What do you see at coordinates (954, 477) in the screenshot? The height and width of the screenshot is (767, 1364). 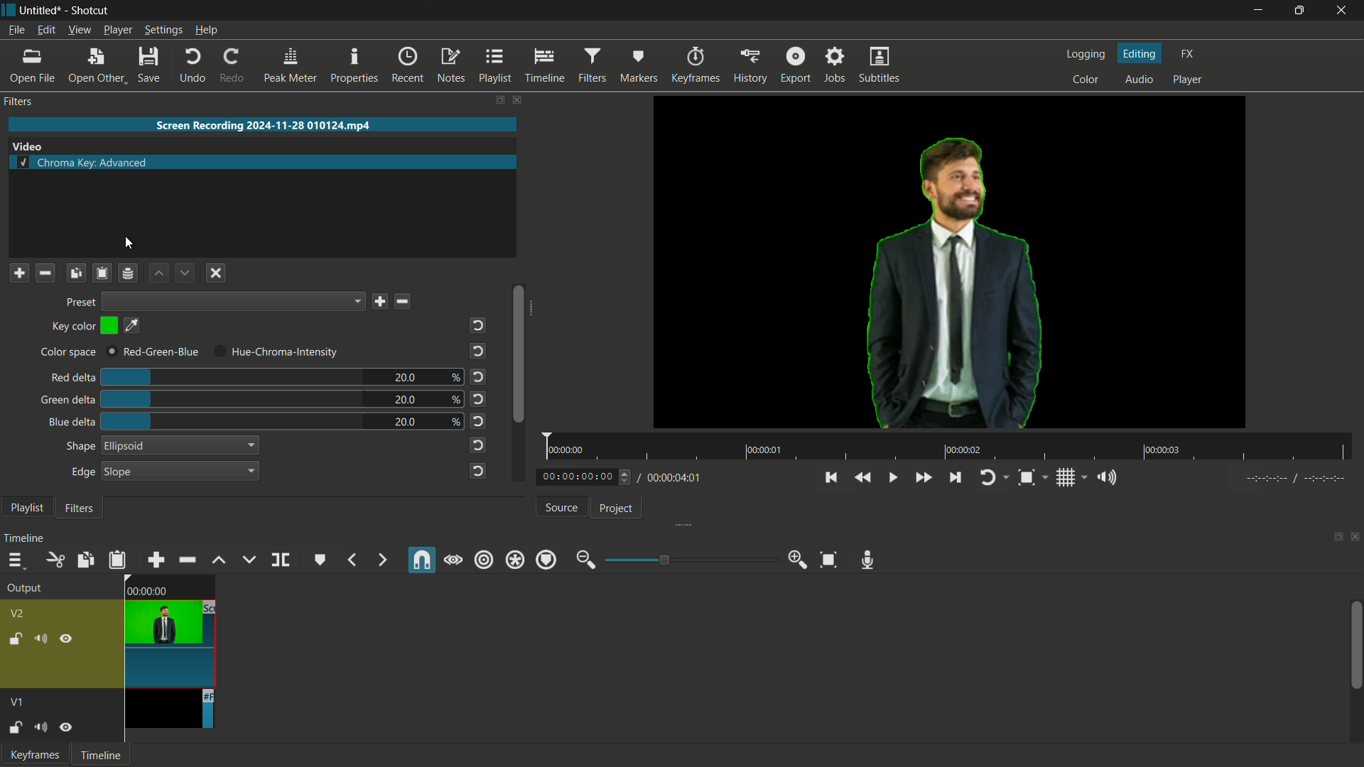 I see `skip to the next point` at bounding box center [954, 477].